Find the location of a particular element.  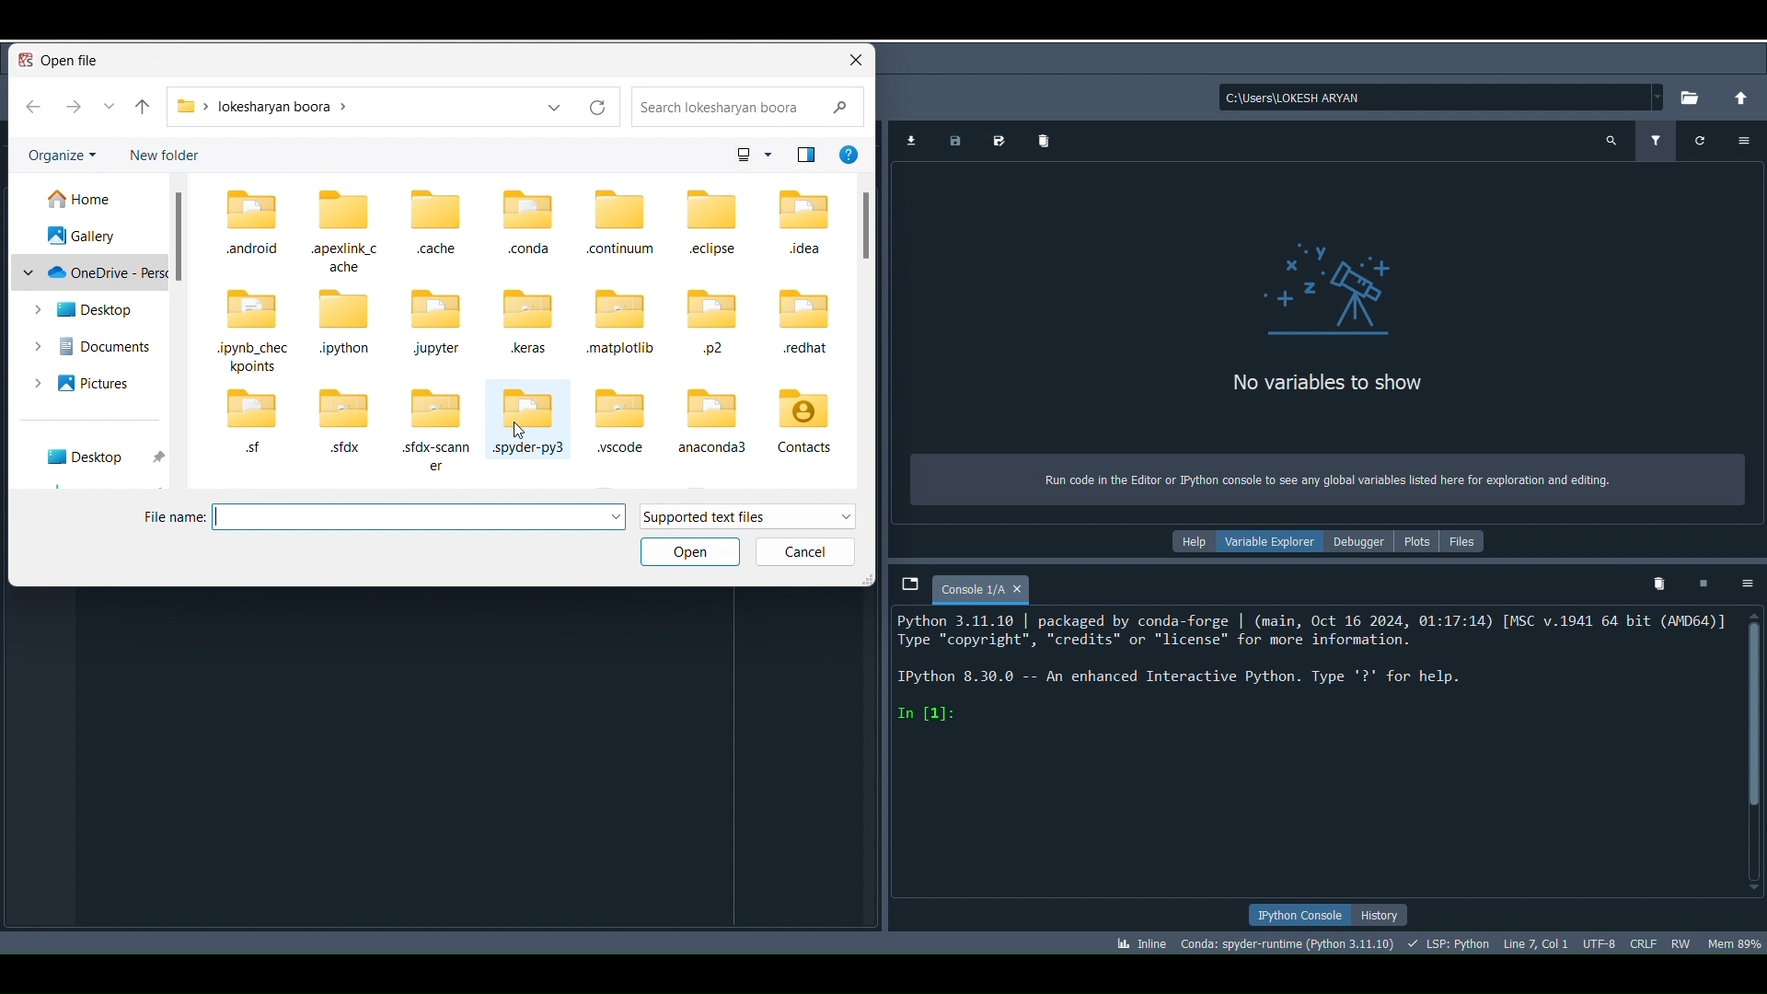

Folder is located at coordinates (438, 221).